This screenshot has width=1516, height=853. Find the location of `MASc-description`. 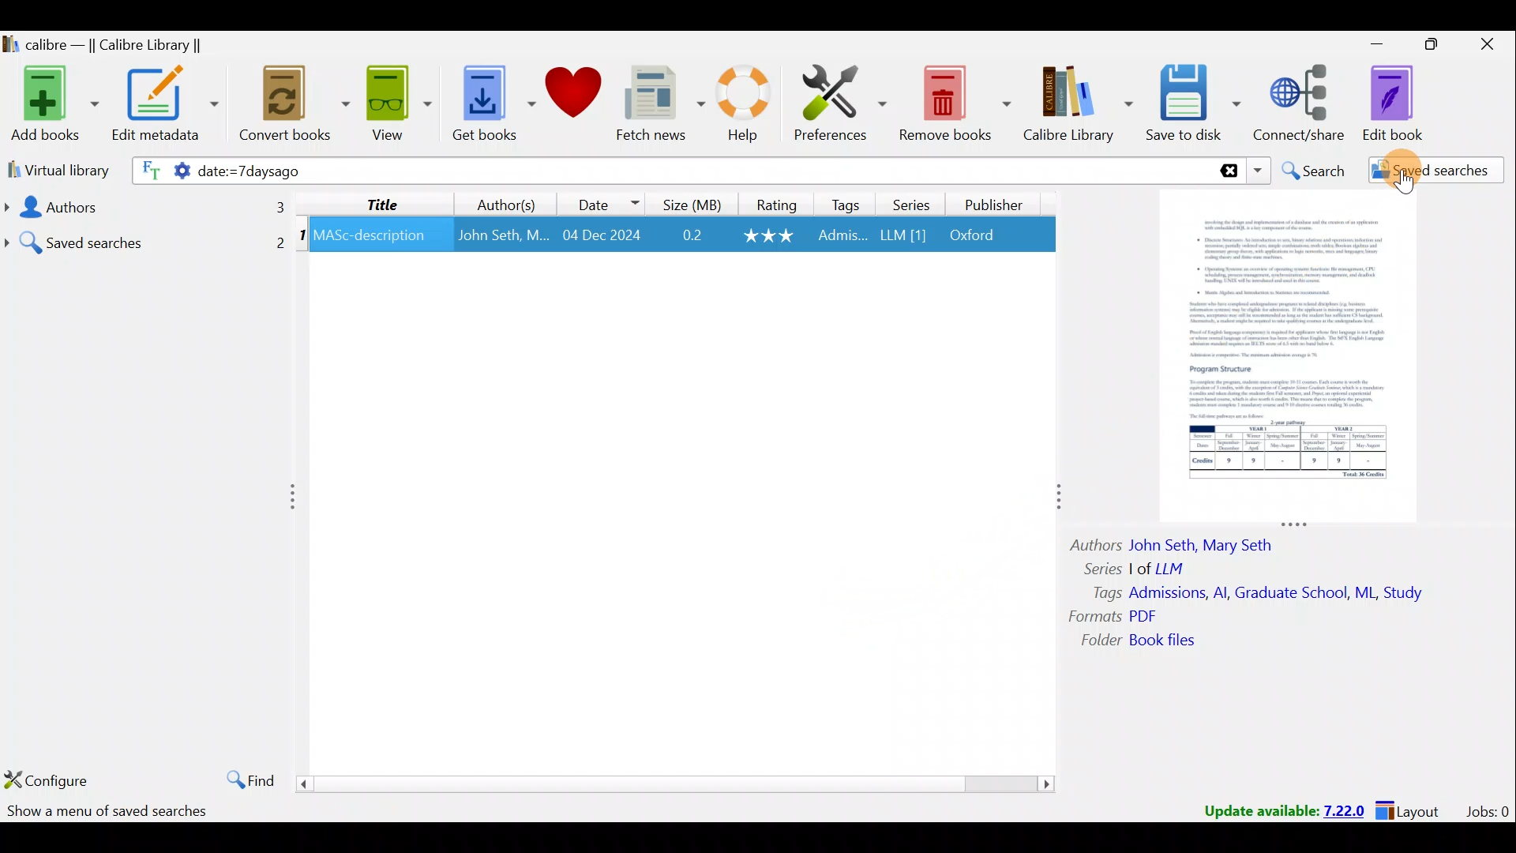

MASc-description is located at coordinates (370, 238).